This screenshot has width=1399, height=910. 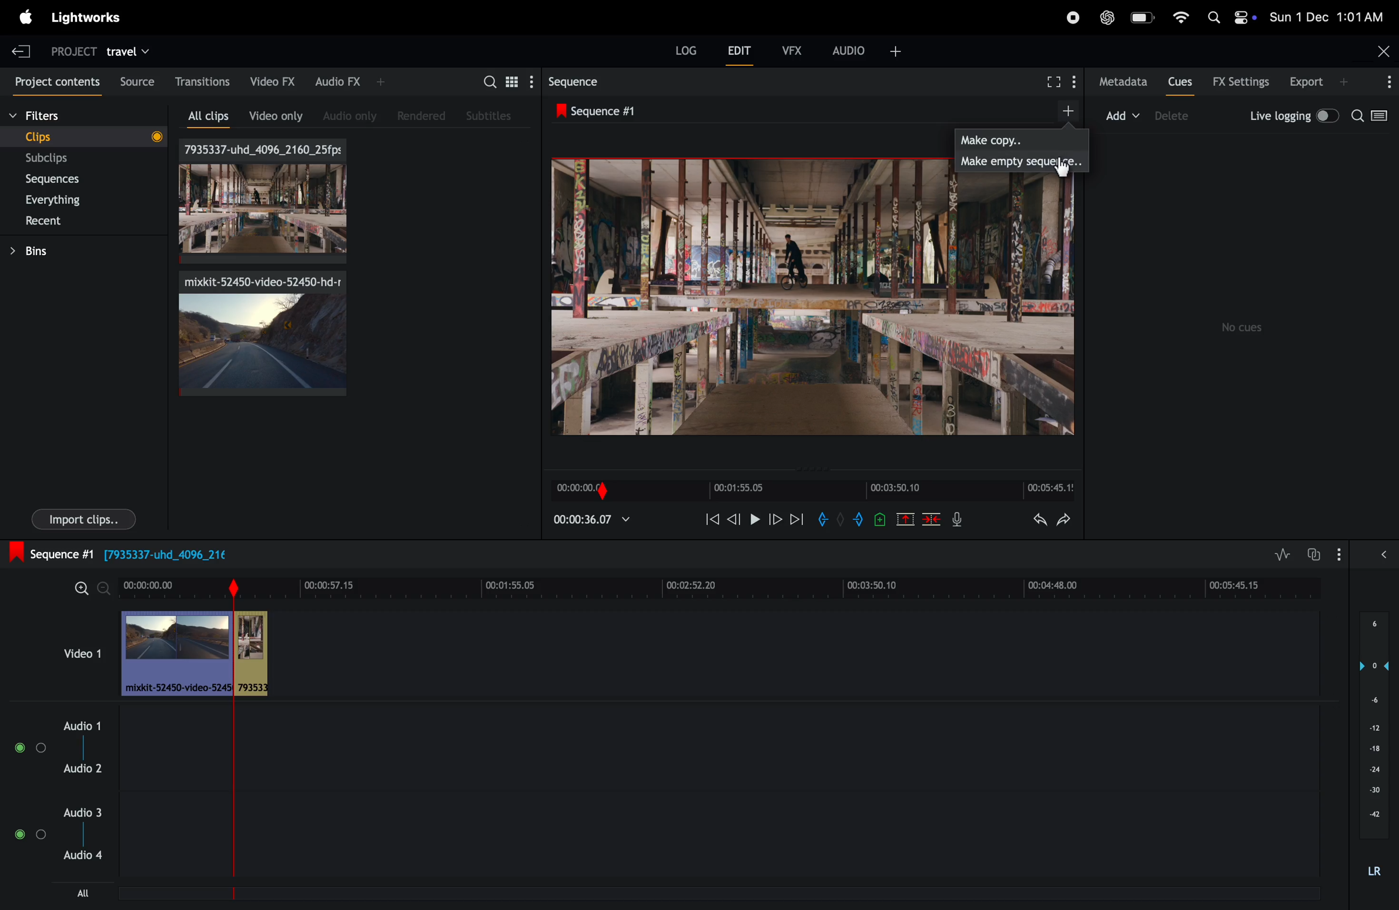 I want to click on forward, so click(x=774, y=518).